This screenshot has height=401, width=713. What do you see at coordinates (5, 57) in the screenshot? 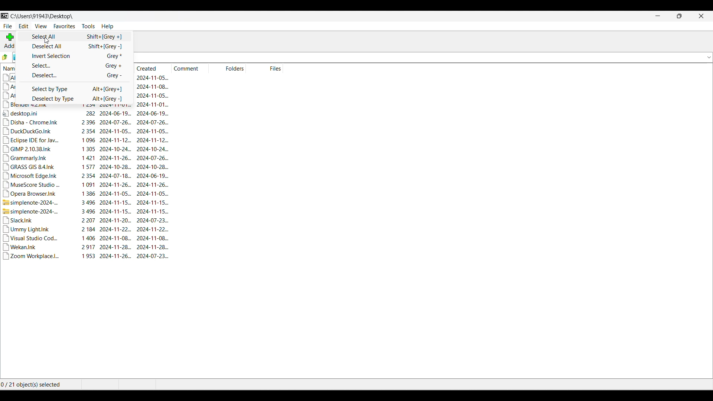
I see `Go to previous folder` at bounding box center [5, 57].